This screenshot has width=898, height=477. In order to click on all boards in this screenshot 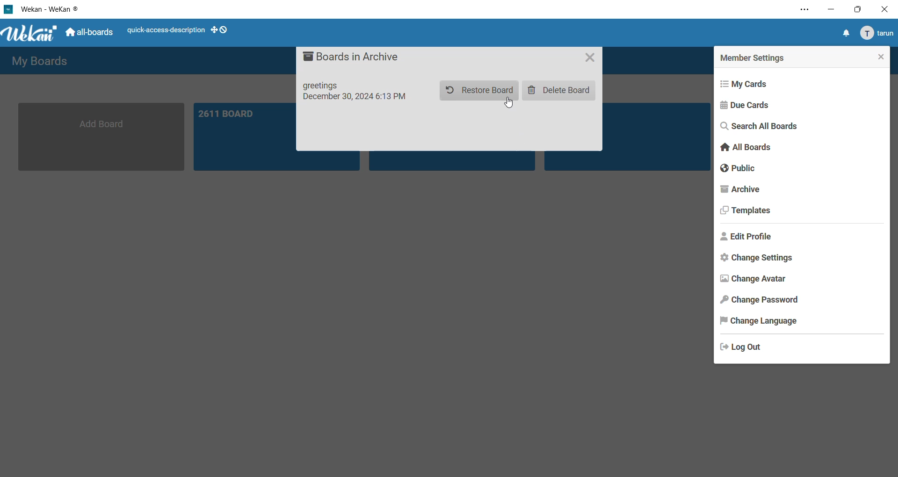, I will do `click(746, 149)`.